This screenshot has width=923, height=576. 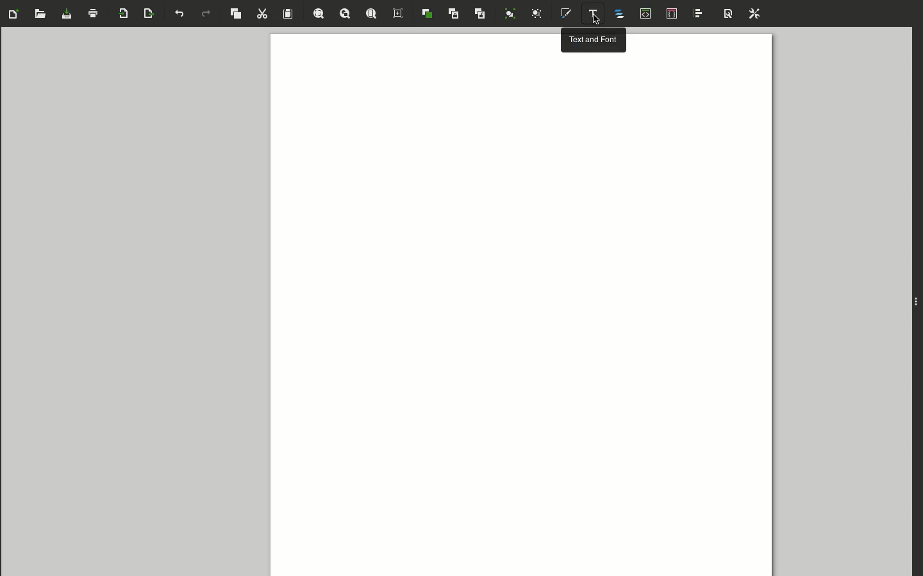 I want to click on Save, so click(x=67, y=16).